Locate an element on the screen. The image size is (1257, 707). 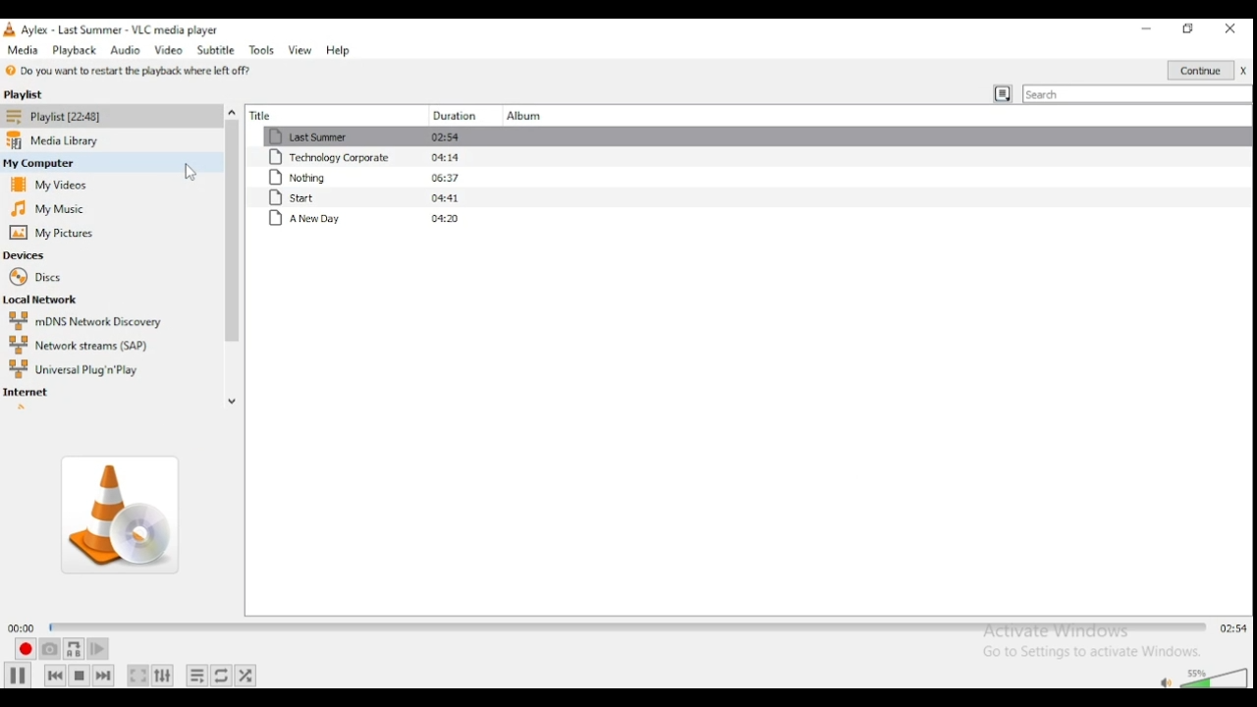
title is located at coordinates (316, 116).